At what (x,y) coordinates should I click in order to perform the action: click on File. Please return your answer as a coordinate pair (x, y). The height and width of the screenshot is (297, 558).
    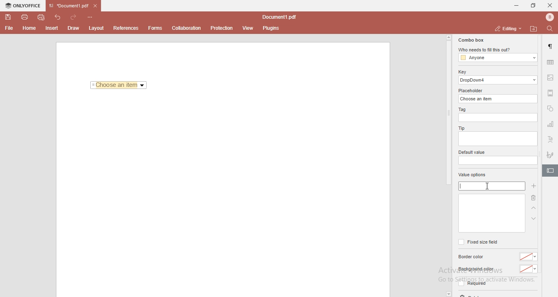
    Looking at the image, I should click on (8, 28).